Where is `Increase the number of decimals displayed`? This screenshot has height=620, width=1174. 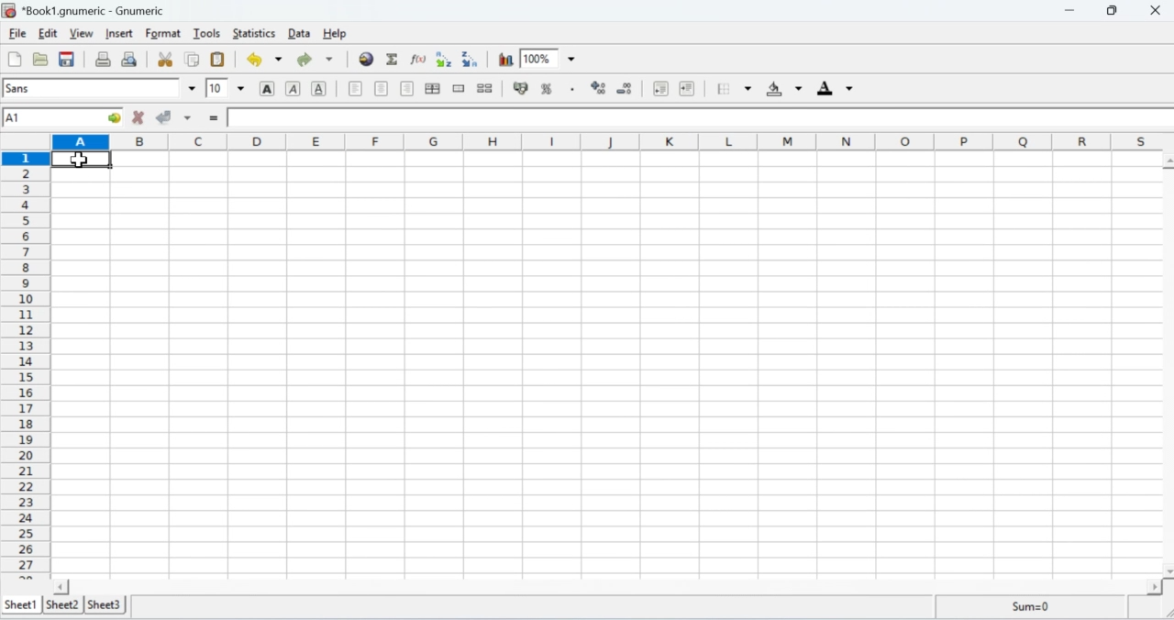 Increase the number of decimals displayed is located at coordinates (596, 85).